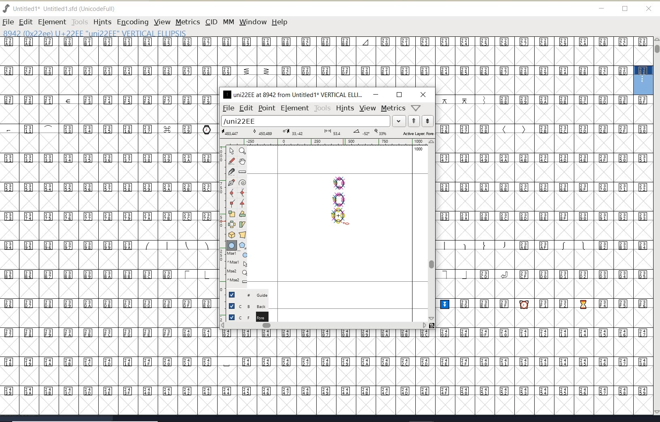 This screenshot has height=422, width=660. Describe the element at coordinates (227, 108) in the screenshot. I see `file` at that location.